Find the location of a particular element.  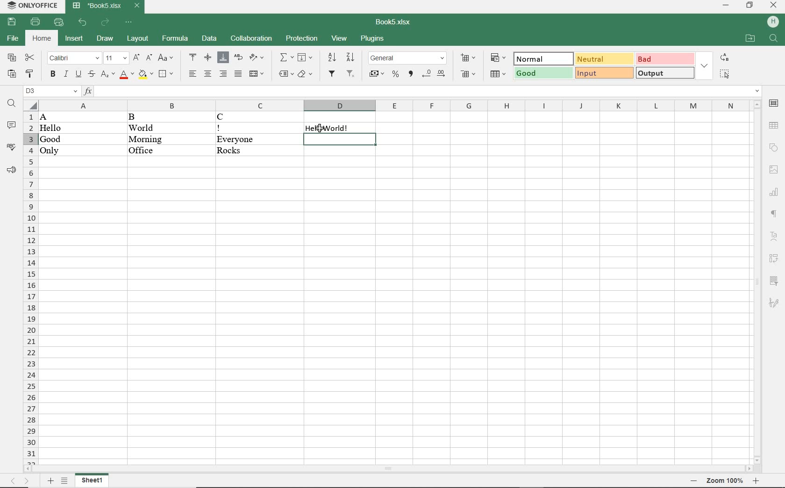

SCROLLBAR is located at coordinates (388, 467).